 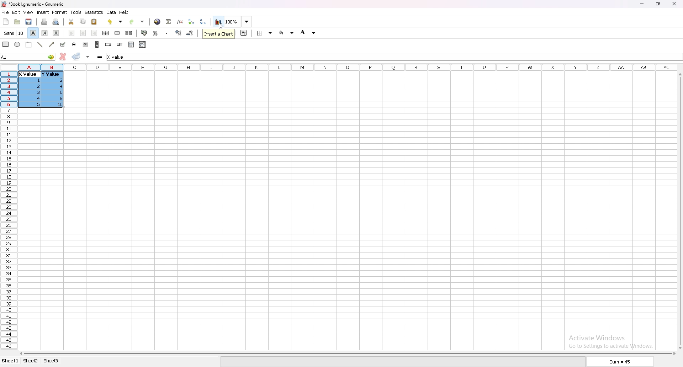 What do you see at coordinates (123, 57) in the screenshot?
I see `cell input` at bounding box center [123, 57].